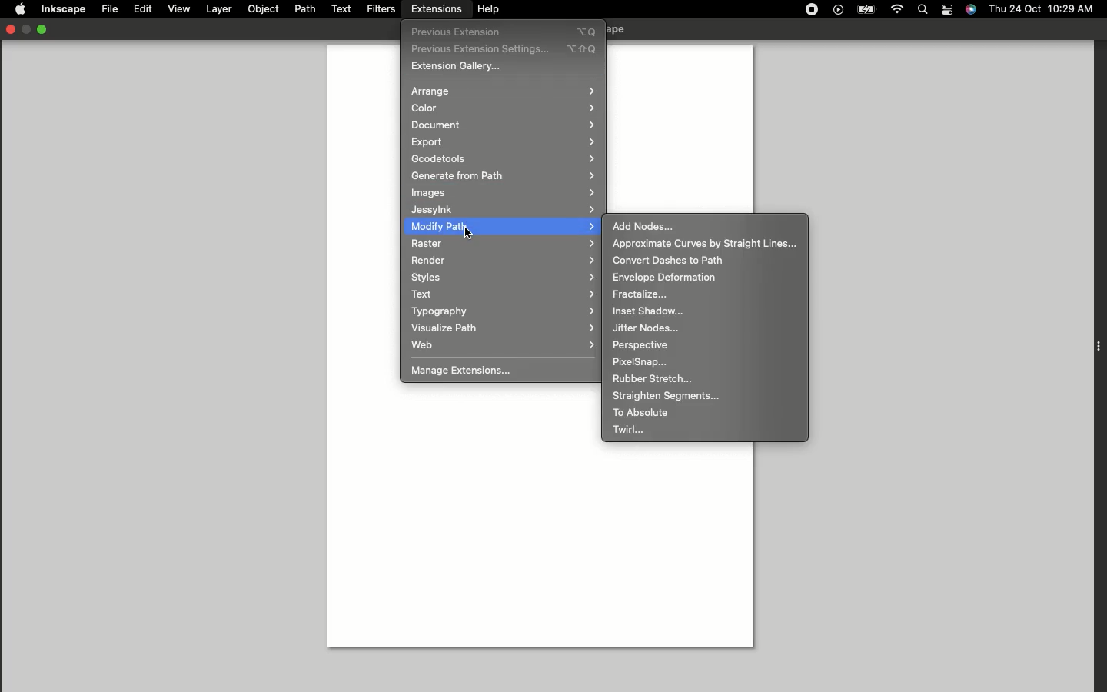  What do you see at coordinates (308, 10) in the screenshot?
I see `Path` at bounding box center [308, 10].